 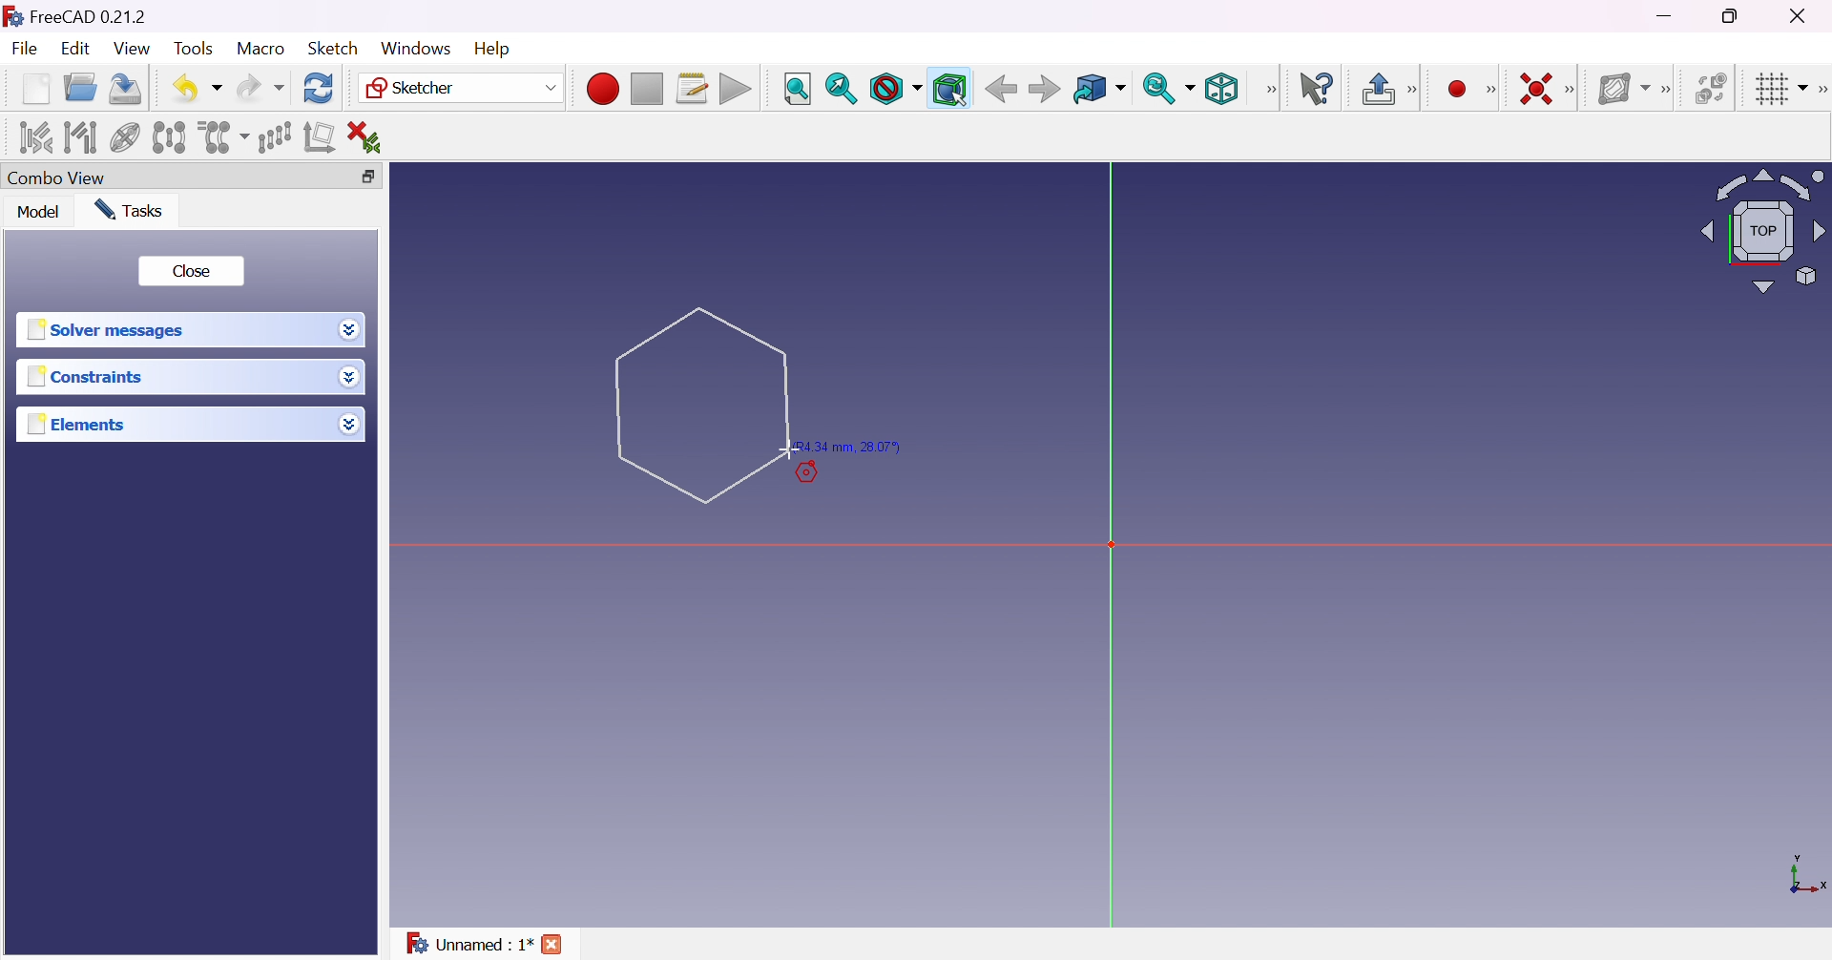 I want to click on Close, so click(x=1802, y=14).